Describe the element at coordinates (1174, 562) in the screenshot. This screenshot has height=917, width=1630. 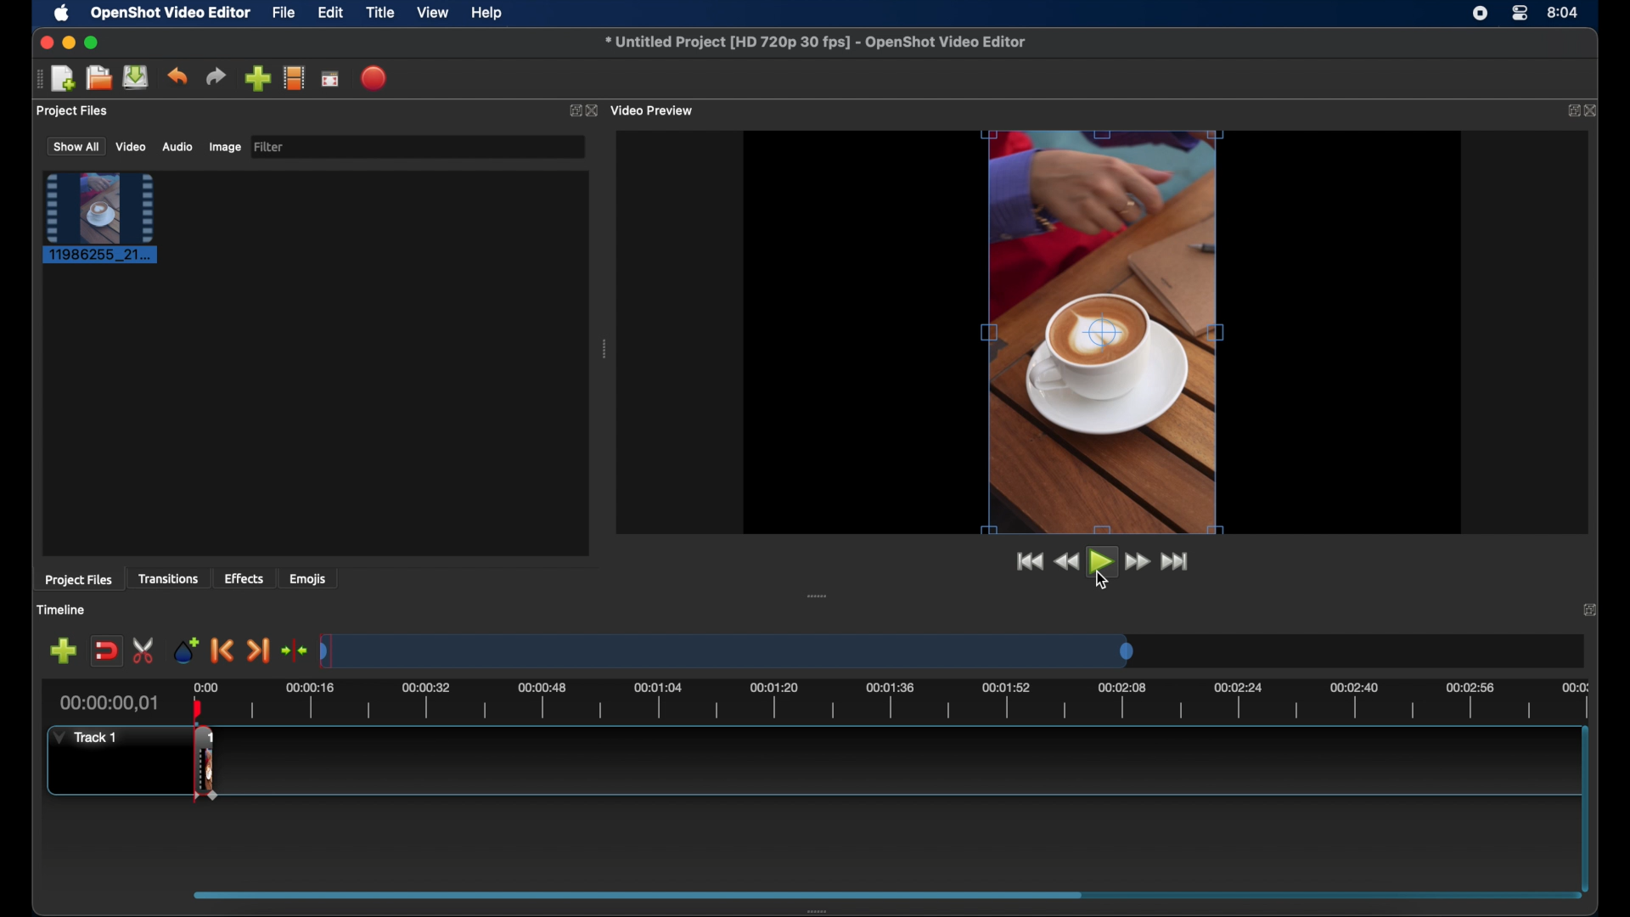
I see `jump to end` at that location.